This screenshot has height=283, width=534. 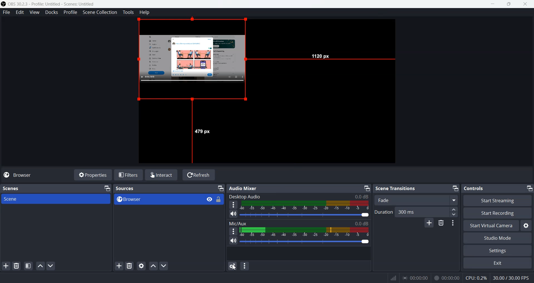 I want to click on Move scene up, so click(x=40, y=266).